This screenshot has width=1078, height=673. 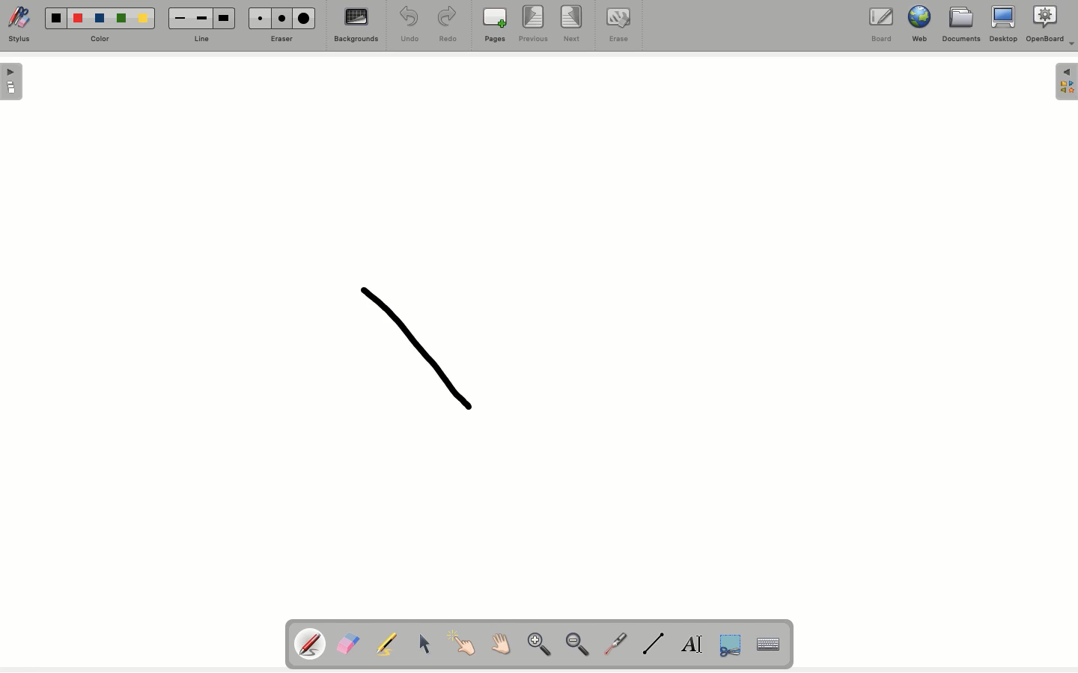 What do you see at coordinates (57, 17) in the screenshot?
I see `Black` at bounding box center [57, 17].